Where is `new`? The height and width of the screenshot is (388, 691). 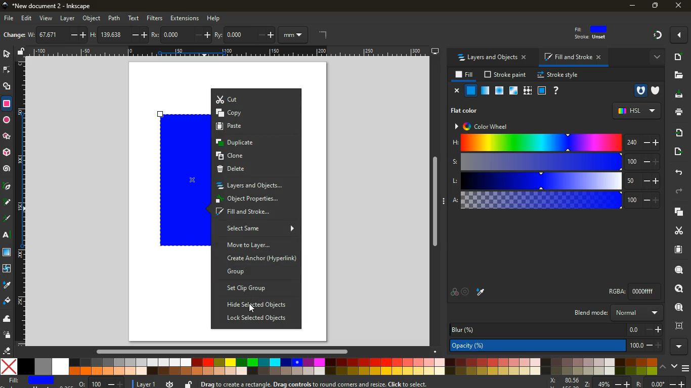 new is located at coordinates (14, 36).